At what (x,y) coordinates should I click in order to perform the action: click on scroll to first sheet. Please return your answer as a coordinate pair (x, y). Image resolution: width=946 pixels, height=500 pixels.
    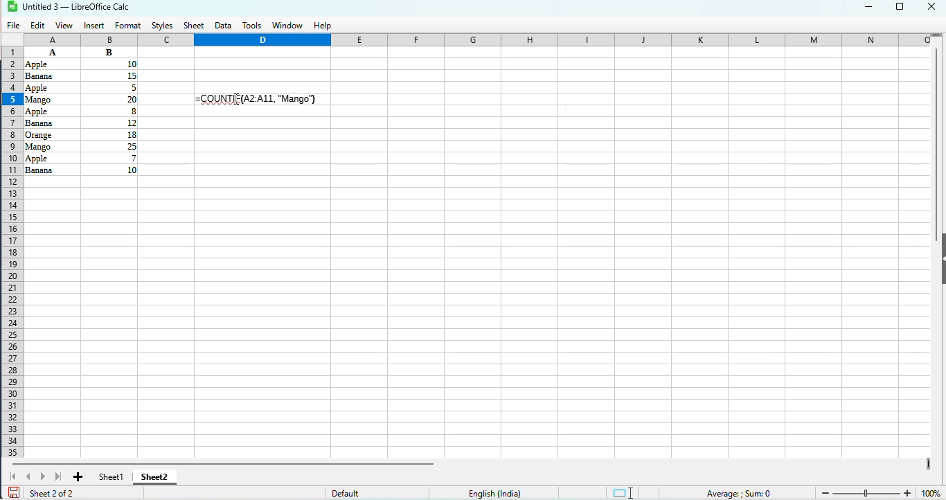
    Looking at the image, I should click on (12, 476).